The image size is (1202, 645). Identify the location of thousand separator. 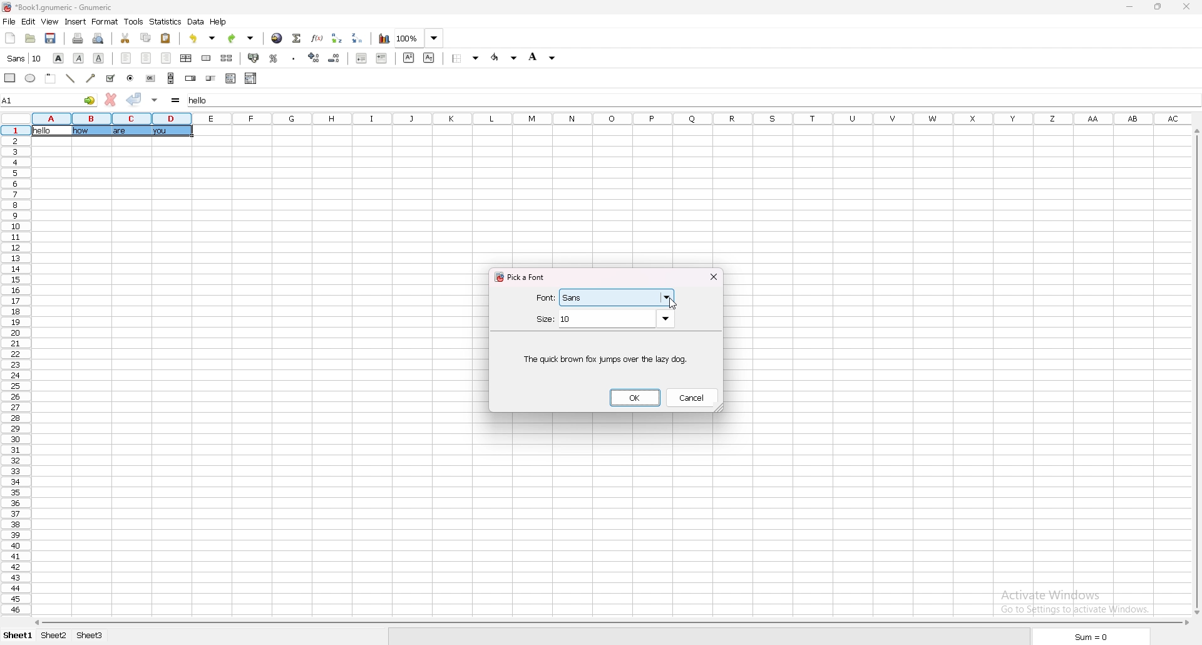
(293, 58).